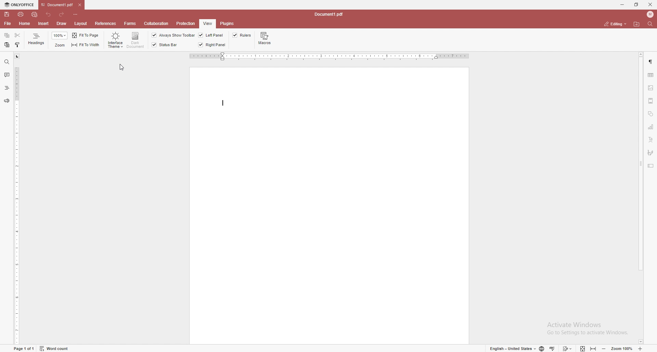  I want to click on dark document, so click(136, 40).